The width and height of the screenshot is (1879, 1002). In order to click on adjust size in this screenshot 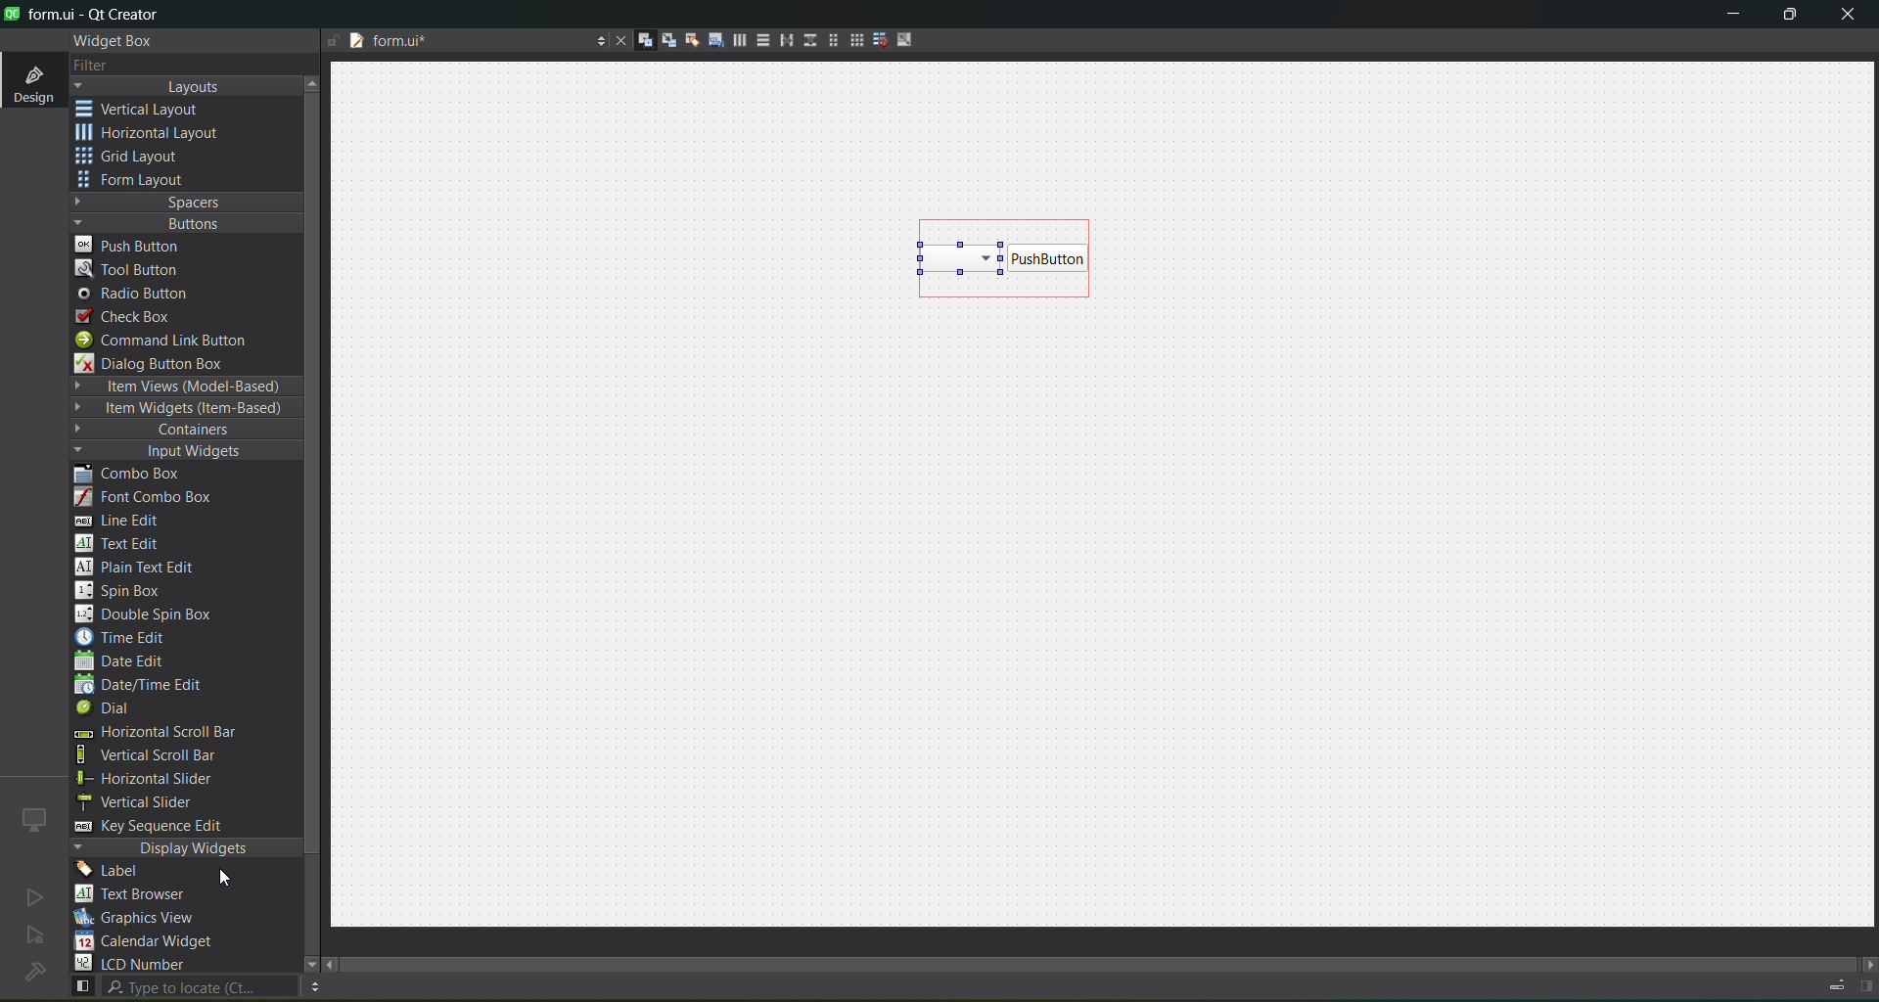, I will do `click(909, 39)`.